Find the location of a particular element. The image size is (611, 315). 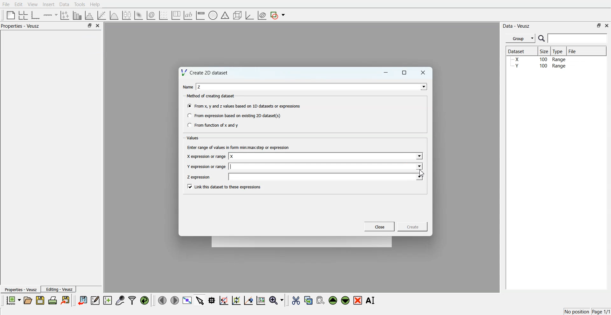

Maximize is located at coordinates (89, 25).